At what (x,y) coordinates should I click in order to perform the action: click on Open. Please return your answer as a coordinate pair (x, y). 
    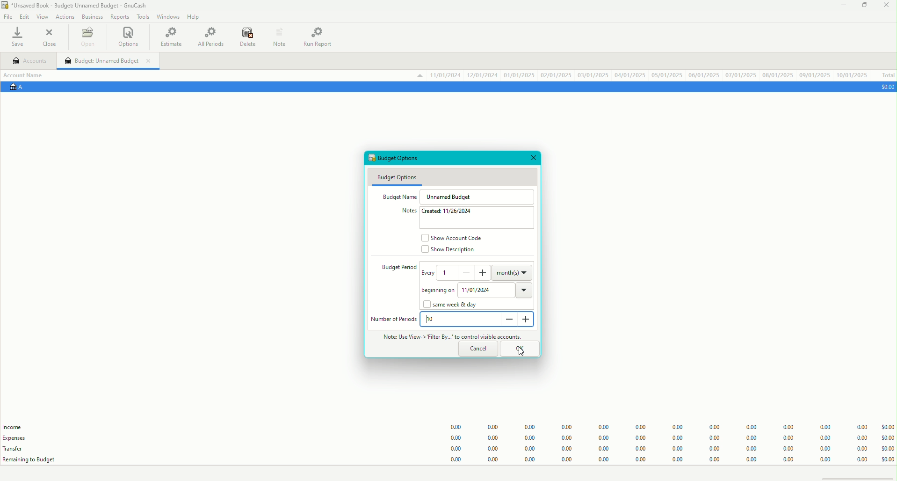
    Looking at the image, I should click on (87, 38).